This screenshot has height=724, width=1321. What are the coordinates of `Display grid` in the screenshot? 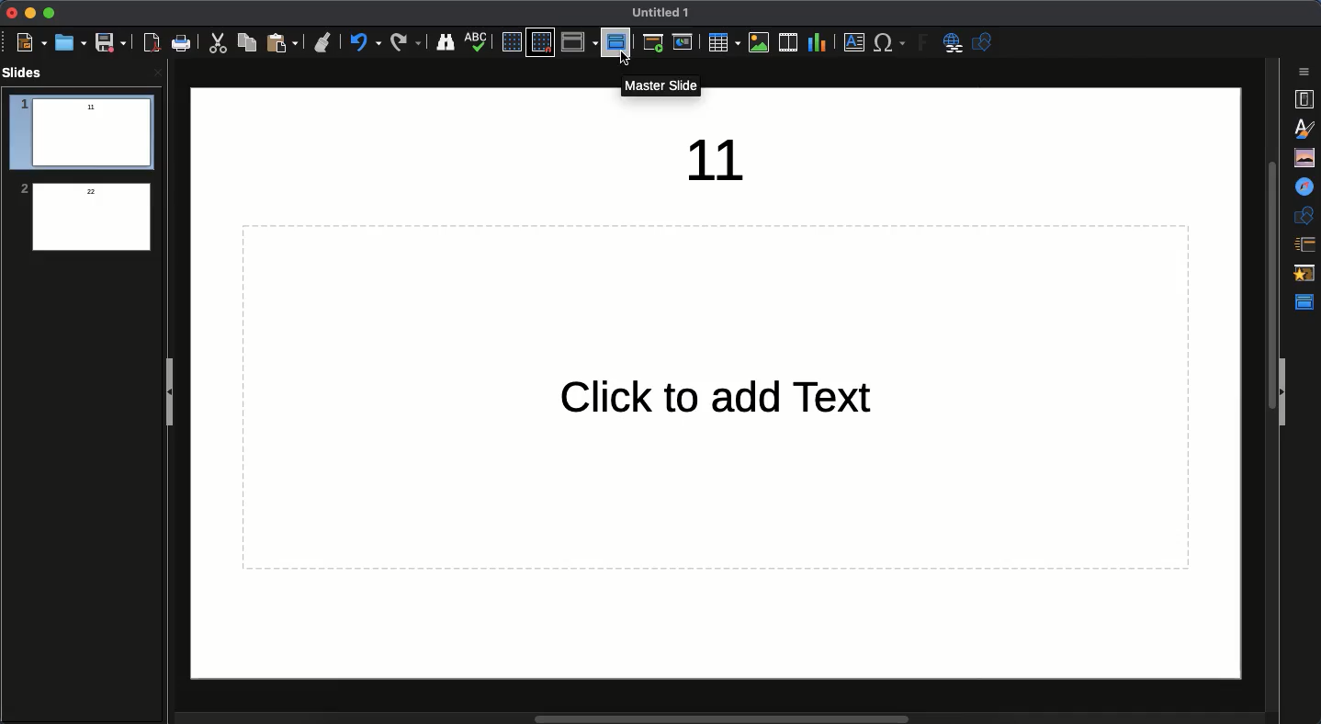 It's located at (510, 41).